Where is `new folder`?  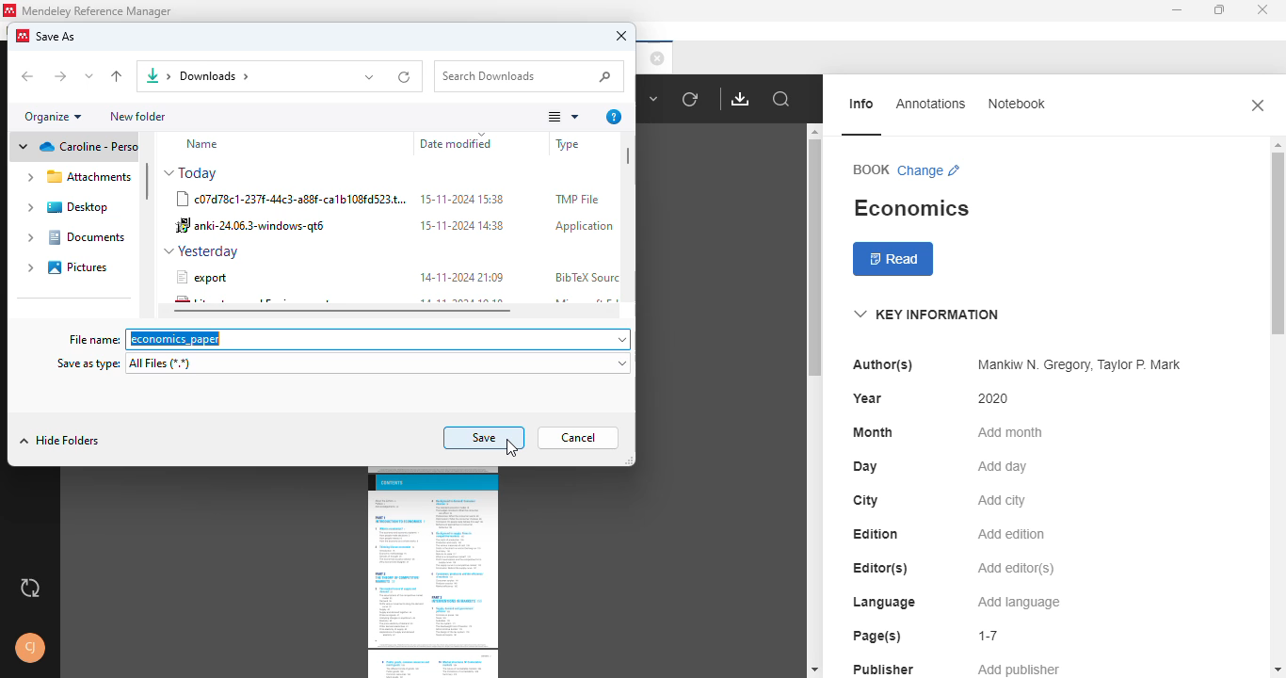
new folder is located at coordinates (140, 117).